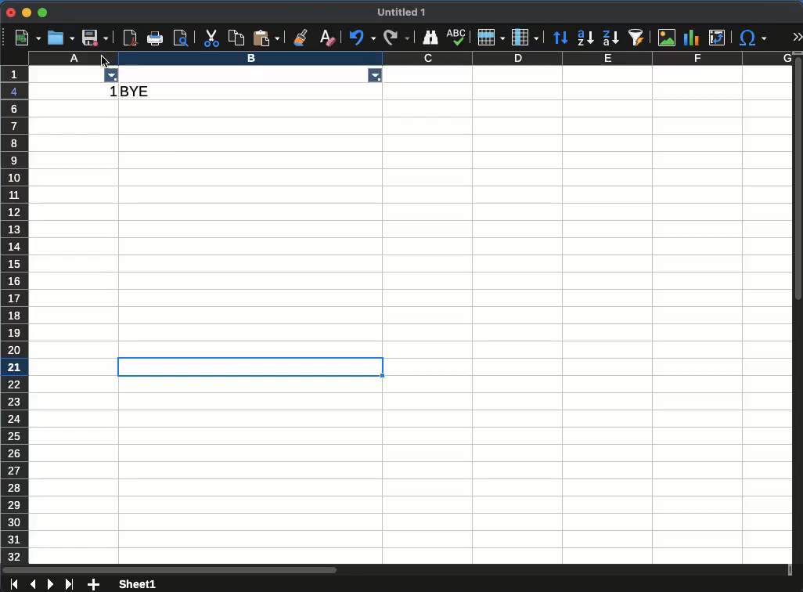 The width and height of the screenshot is (803, 592). What do you see at coordinates (585, 38) in the screenshot?
I see `ascending` at bounding box center [585, 38].